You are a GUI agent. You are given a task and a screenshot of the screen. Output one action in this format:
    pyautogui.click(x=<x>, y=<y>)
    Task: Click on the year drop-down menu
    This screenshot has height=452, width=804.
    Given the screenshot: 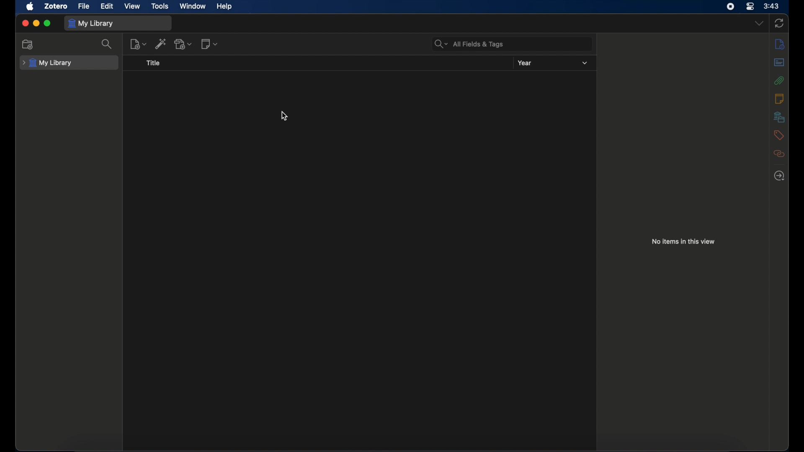 What is the action you would take?
    pyautogui.click(x=585, y=63)
    